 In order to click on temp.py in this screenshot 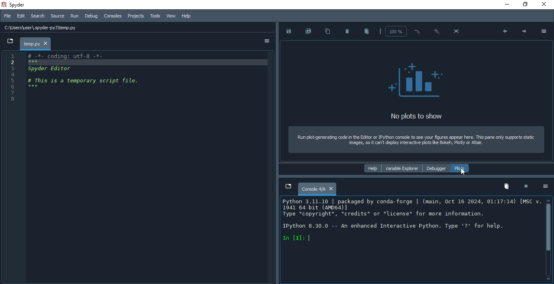, I will do `click(36, 43)`.